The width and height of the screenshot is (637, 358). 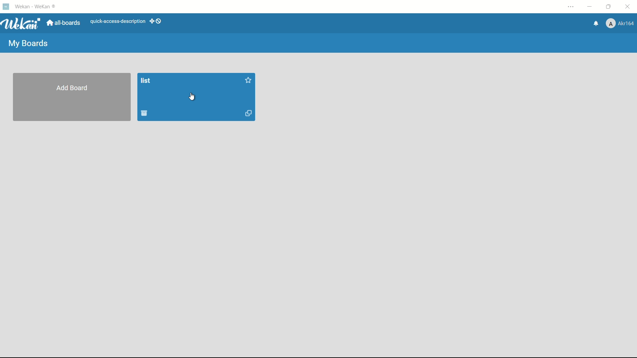 I want to click on add board, so click(x=73, y=88).